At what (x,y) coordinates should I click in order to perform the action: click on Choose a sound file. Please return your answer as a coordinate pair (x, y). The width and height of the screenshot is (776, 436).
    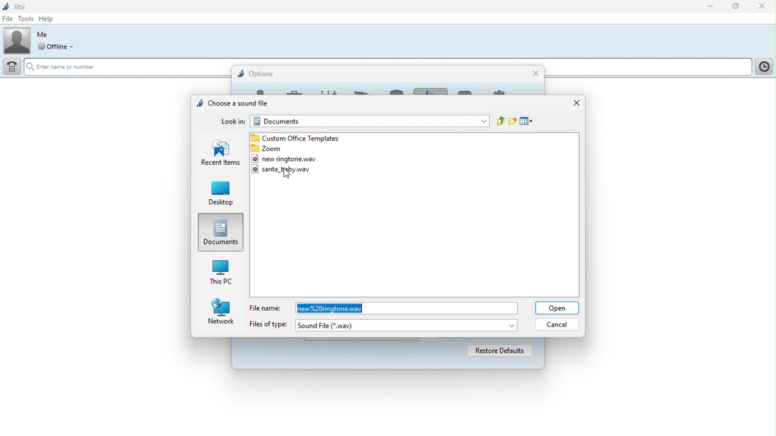
    Looking at the image, I should click on (230, 102).